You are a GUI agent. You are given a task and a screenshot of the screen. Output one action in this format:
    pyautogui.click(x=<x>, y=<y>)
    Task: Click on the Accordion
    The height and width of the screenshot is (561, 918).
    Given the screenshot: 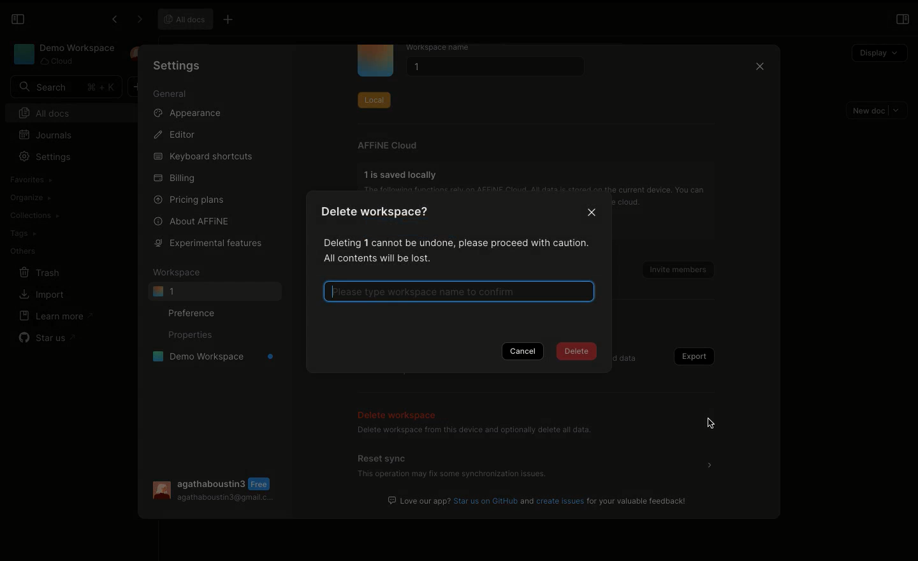 What is the action you would take?
    pyautogui.click(x=710, y=465)
    